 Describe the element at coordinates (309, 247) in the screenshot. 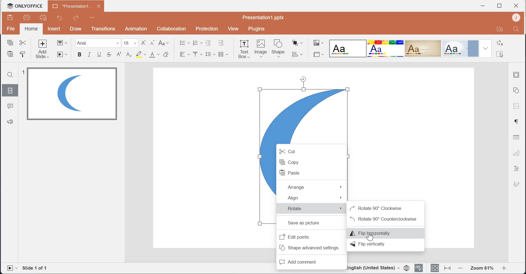

I see `Shape advanced settings` at that location.